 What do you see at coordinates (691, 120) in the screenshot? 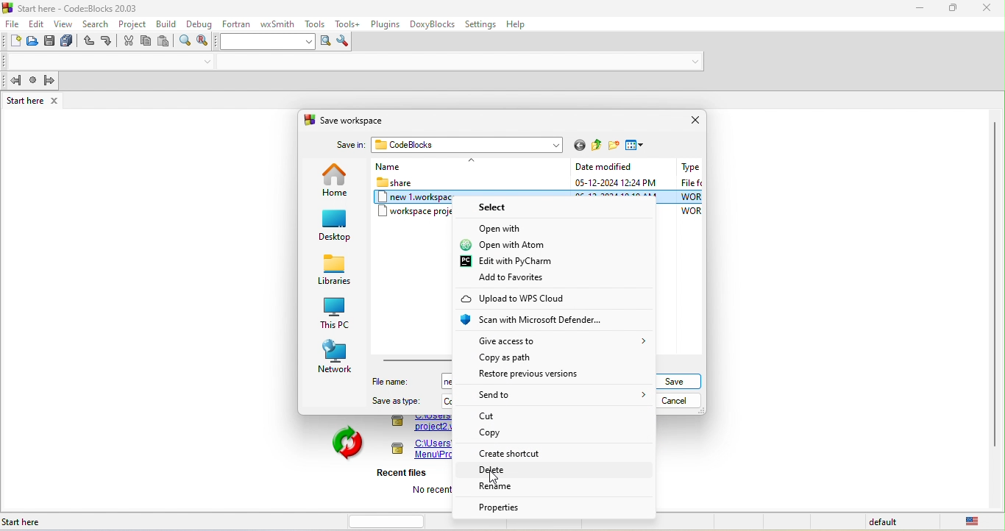
I see `close` at bounding box center [691, 120].